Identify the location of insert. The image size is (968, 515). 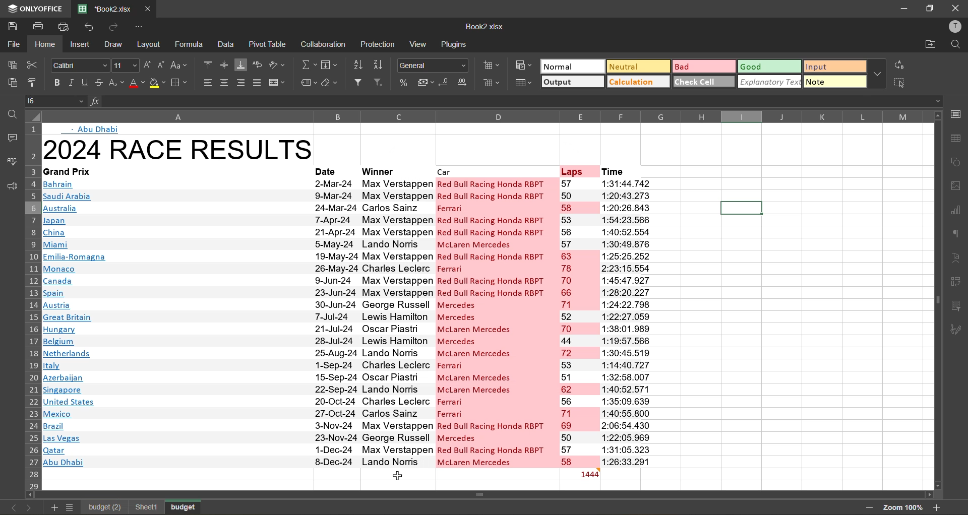
(80, 45).